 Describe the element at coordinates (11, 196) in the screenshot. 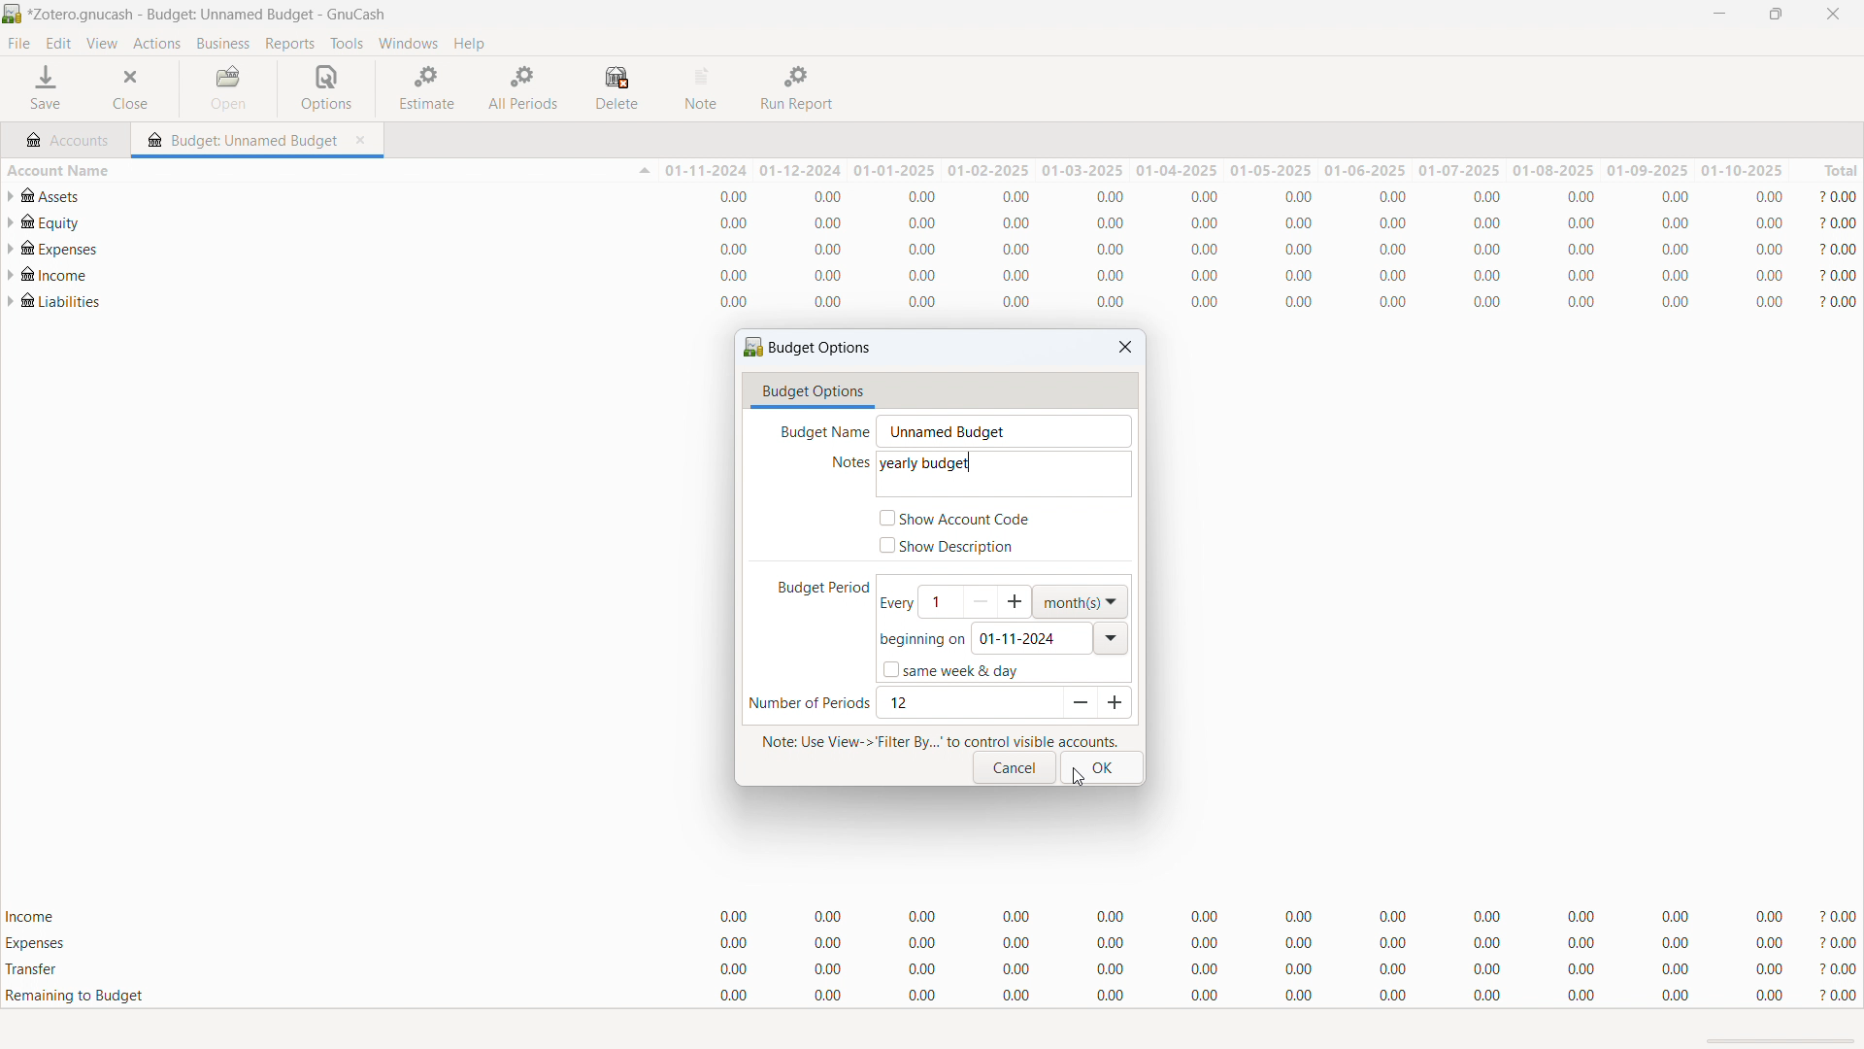

I see `expand subaccounts` at that location.